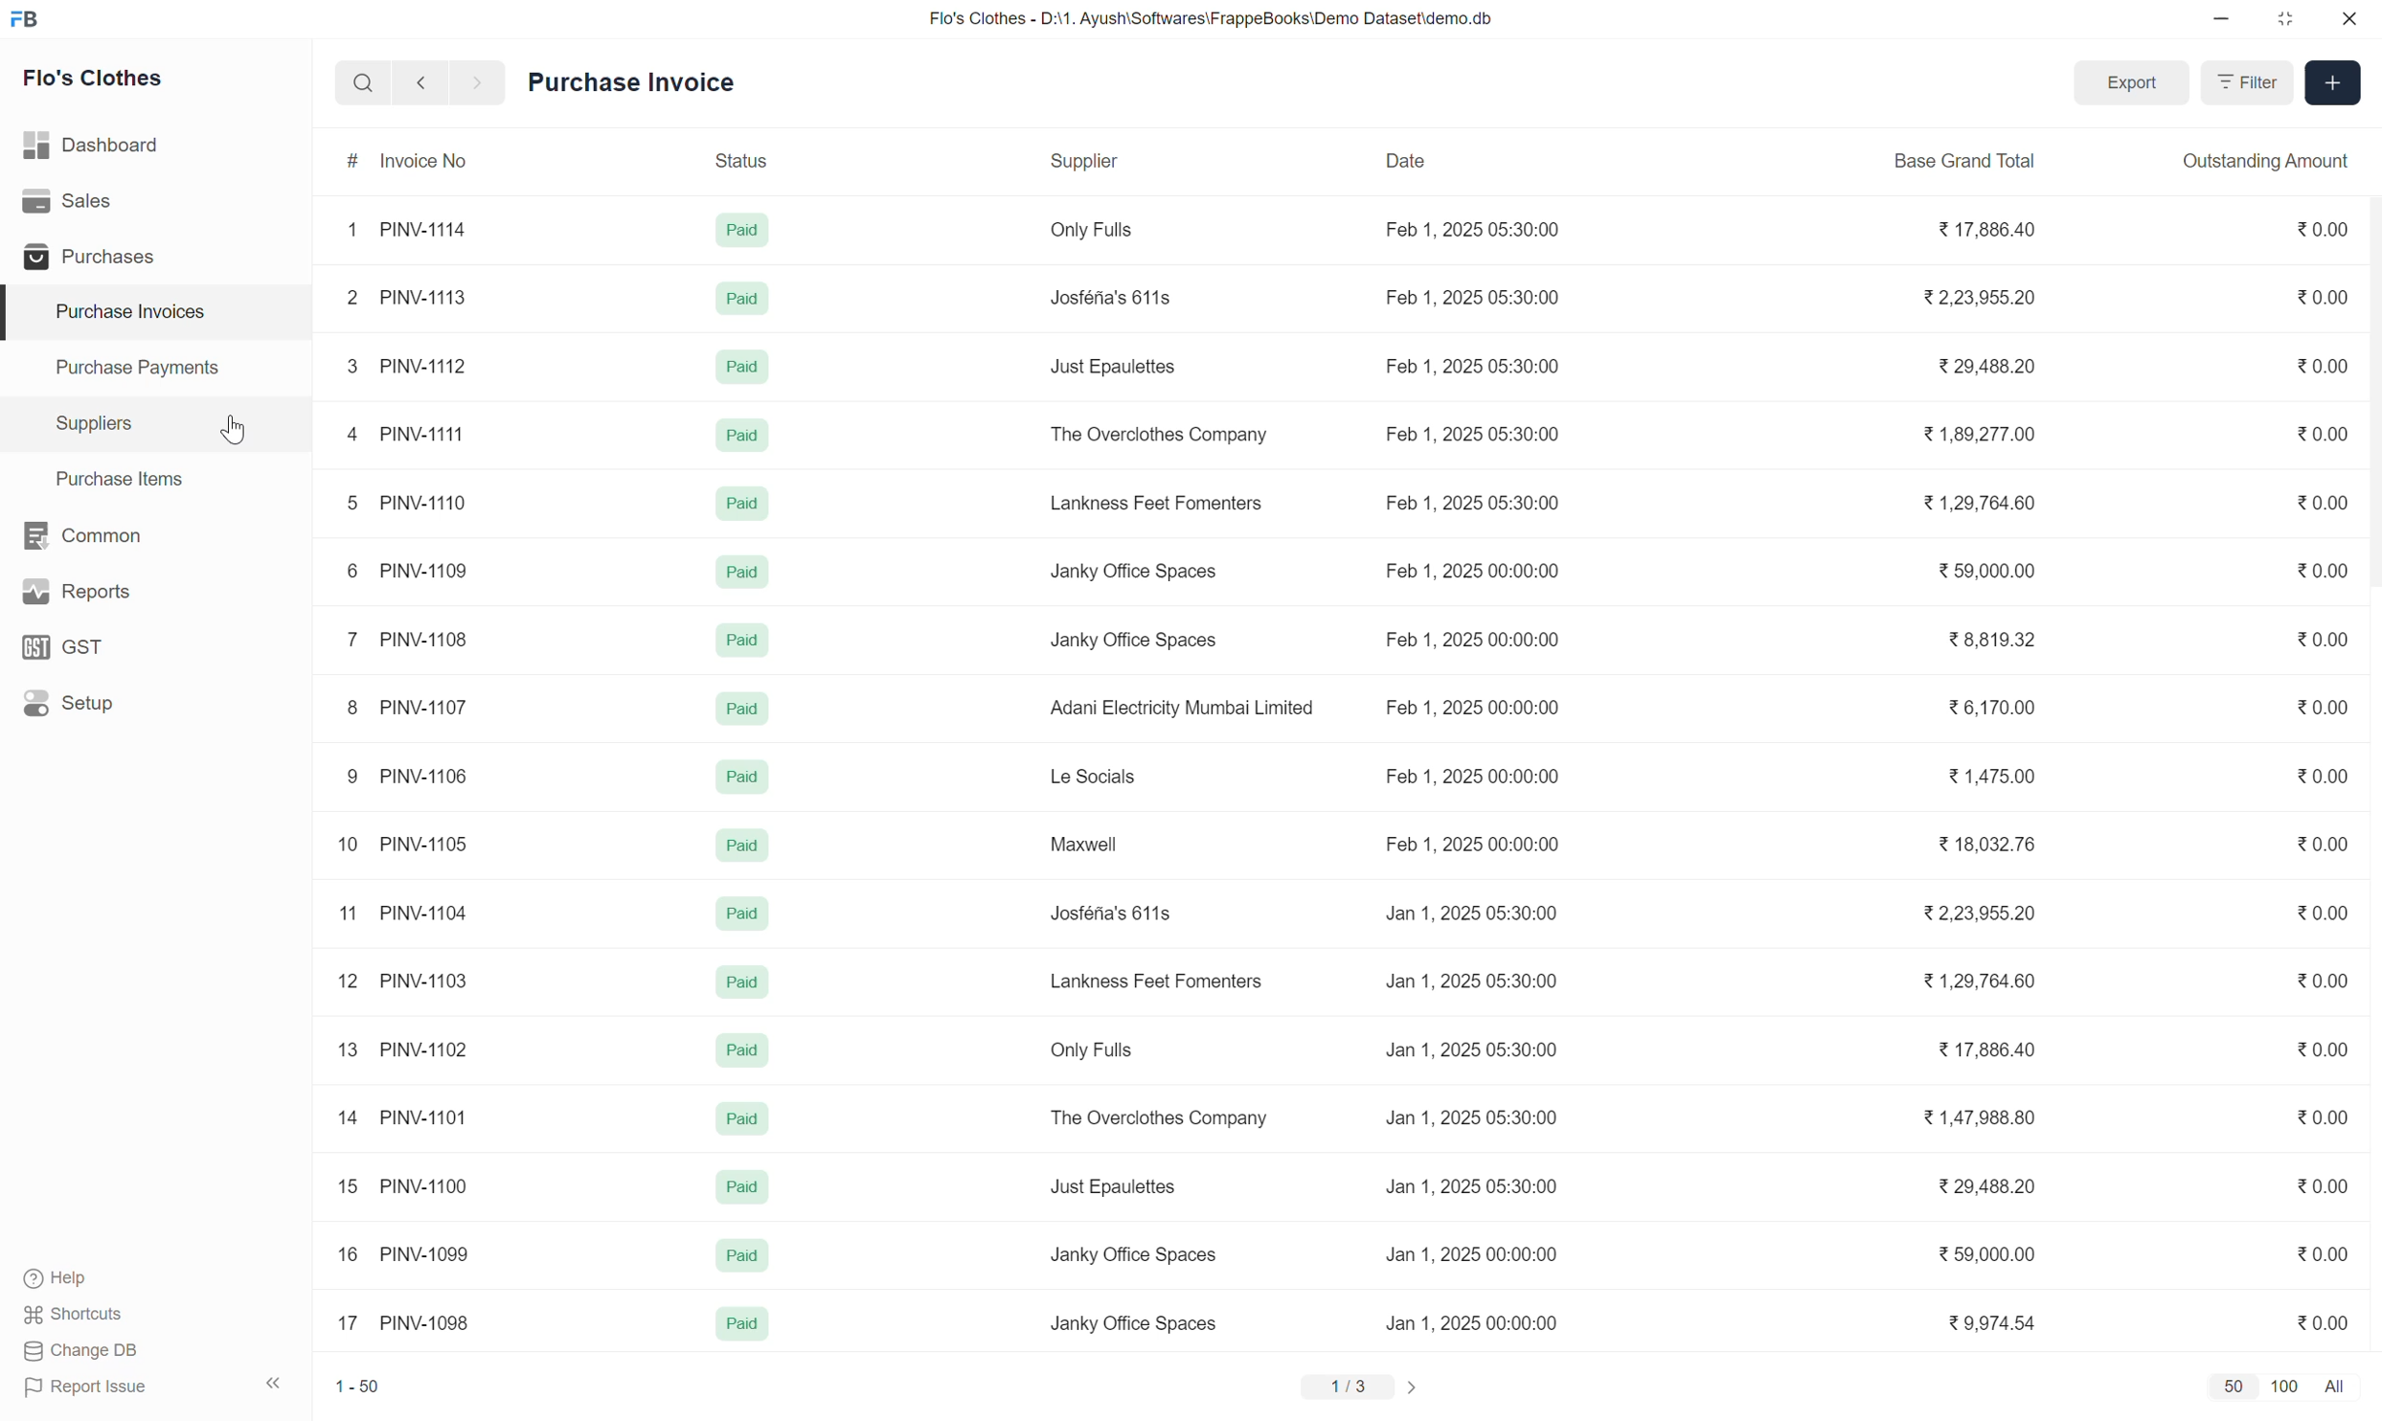  Describe the element at coordinates (1996, 777) in the screenshot. I see `1,475.00` at that location.